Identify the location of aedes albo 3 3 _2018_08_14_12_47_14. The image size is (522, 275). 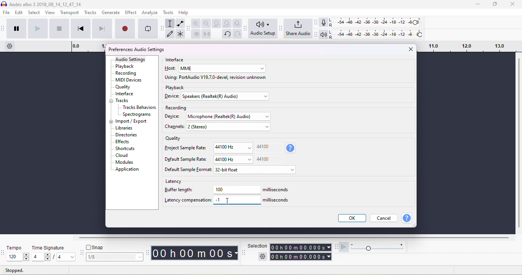
(42, 4).